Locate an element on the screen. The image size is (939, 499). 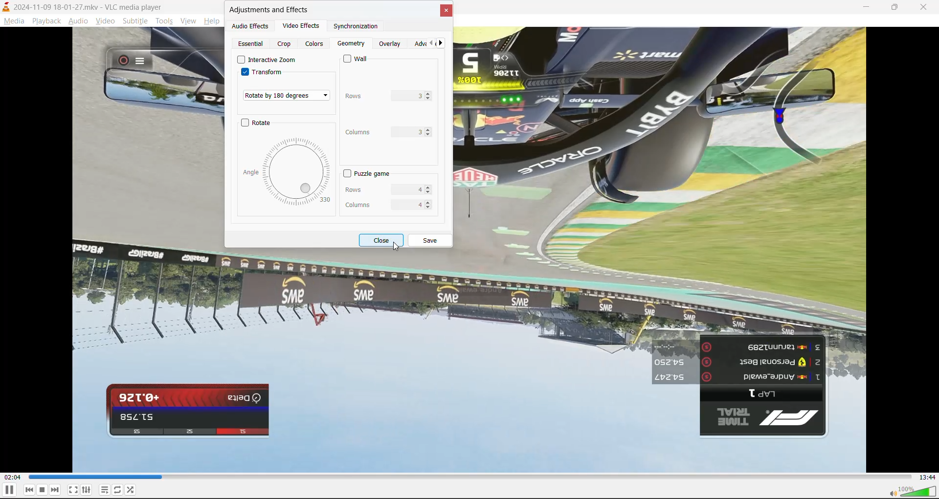
Decrease is located at coordinates (428, 195).